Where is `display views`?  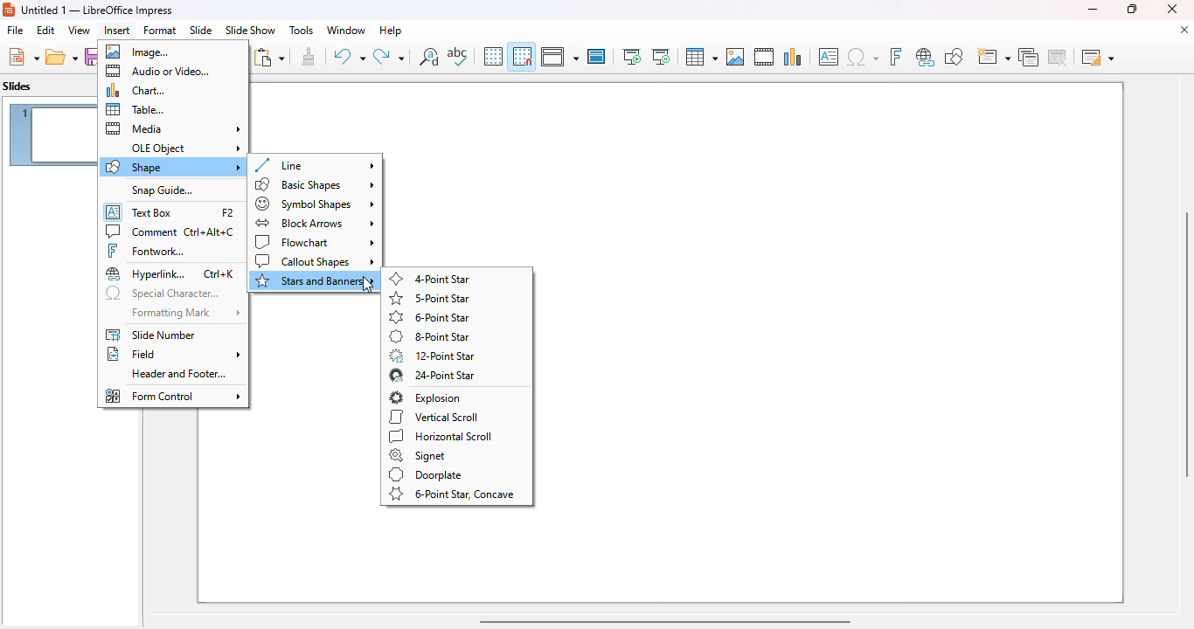 display views is located at coordinates (559, 57).